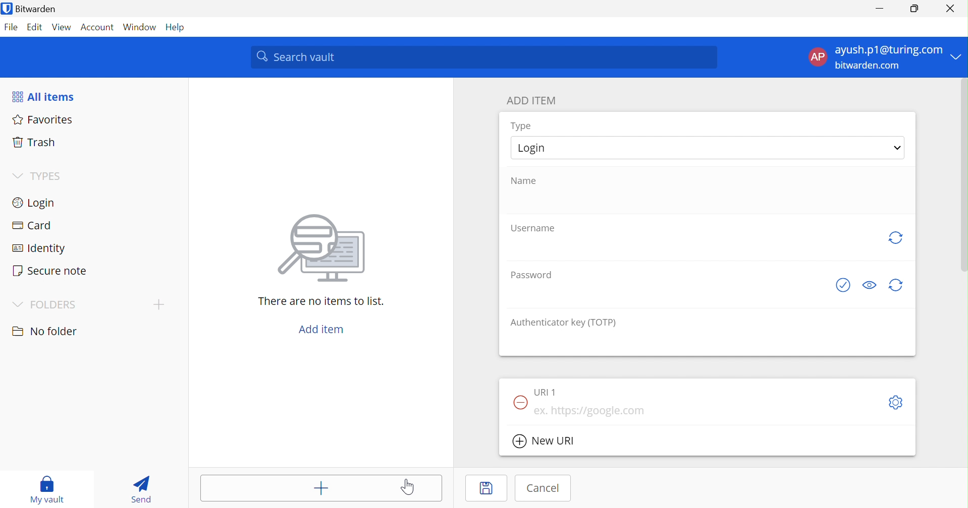 The image size is (968, 508). What do you see at coordinates (18, 305) in the screenshot?
I see `Drop Down` at bounding box center [18, 305].